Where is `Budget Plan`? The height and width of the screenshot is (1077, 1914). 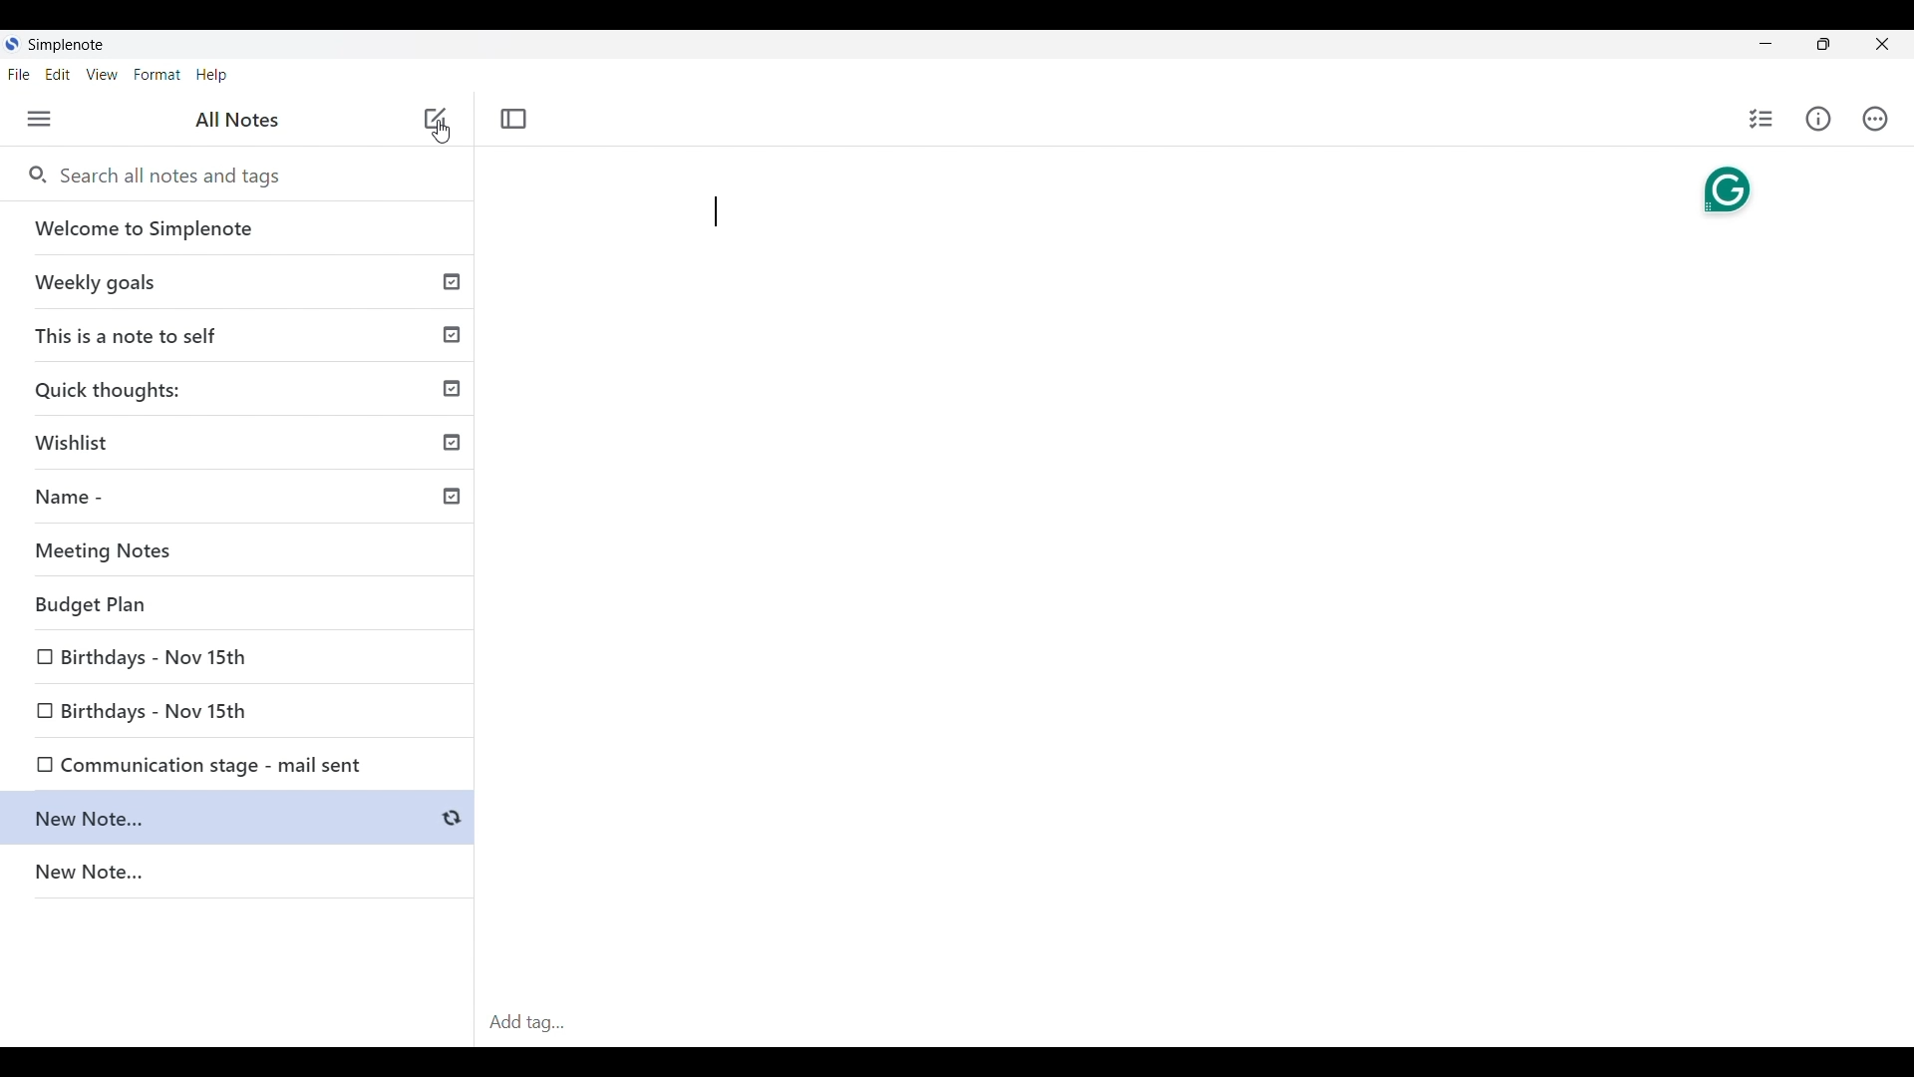 Budget Plan is located at coordinates (241, 606).